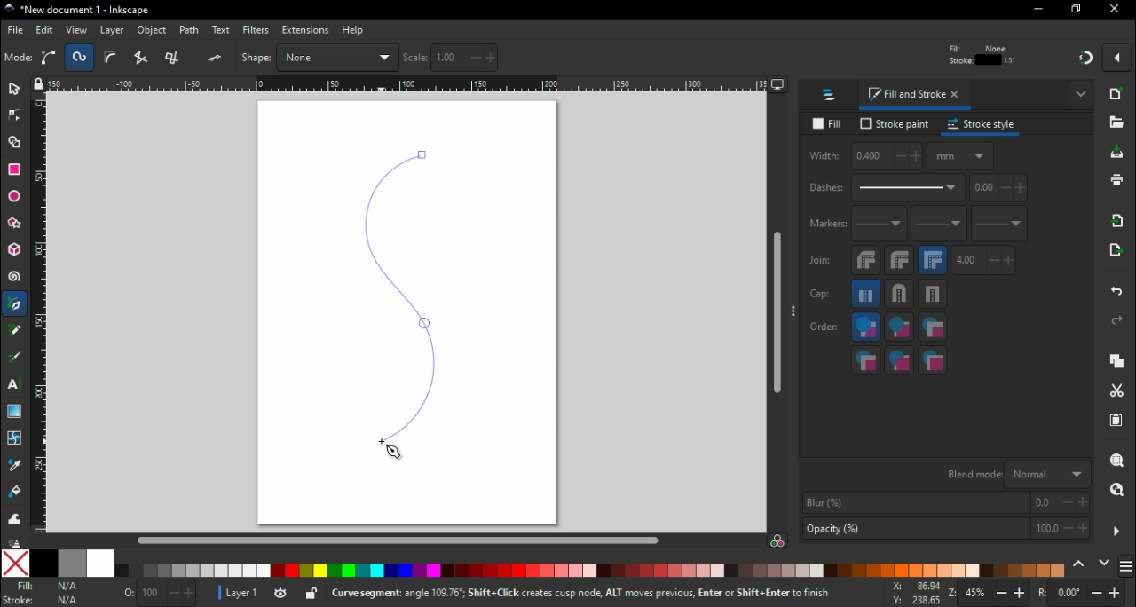 This screenshot has width=1136, height=607. I want to click on rectangle tool, so click(16, 169).